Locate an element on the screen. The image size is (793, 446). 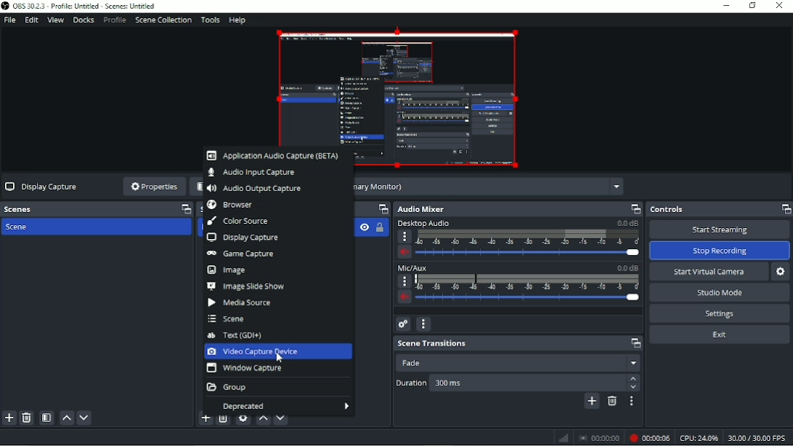
Add configurable transition is located at coordinates (591, 402).